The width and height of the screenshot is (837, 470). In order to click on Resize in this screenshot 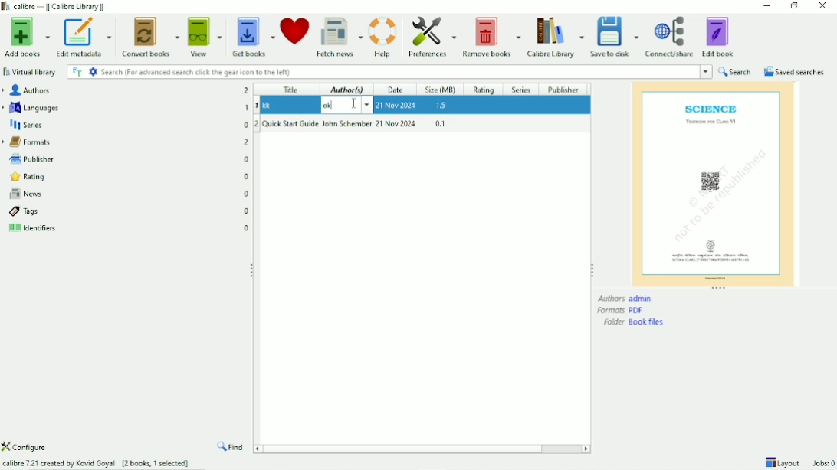, I will do `click(250, 270)`.